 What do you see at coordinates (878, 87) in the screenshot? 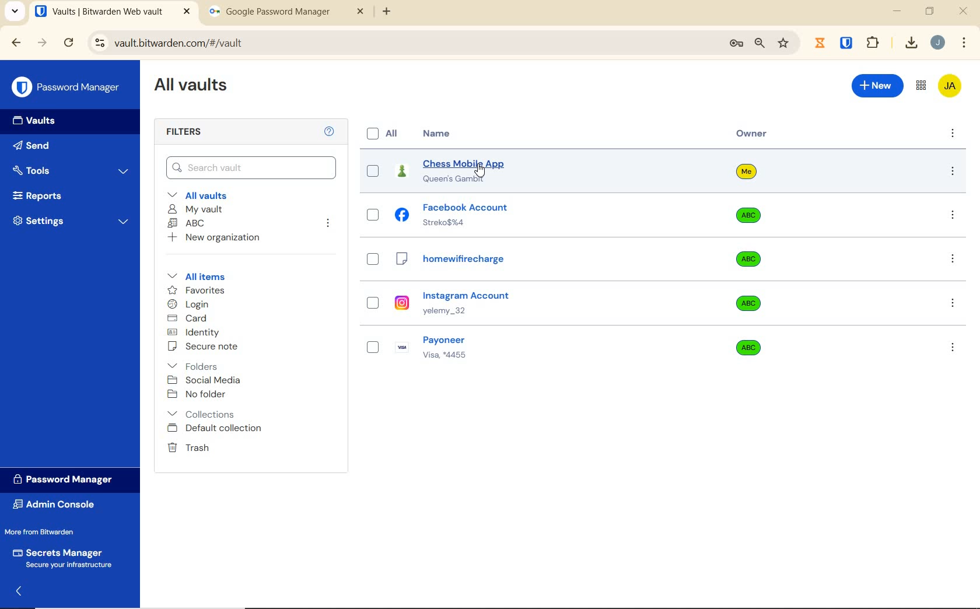
I see `New` at bounding box center [878, 87].